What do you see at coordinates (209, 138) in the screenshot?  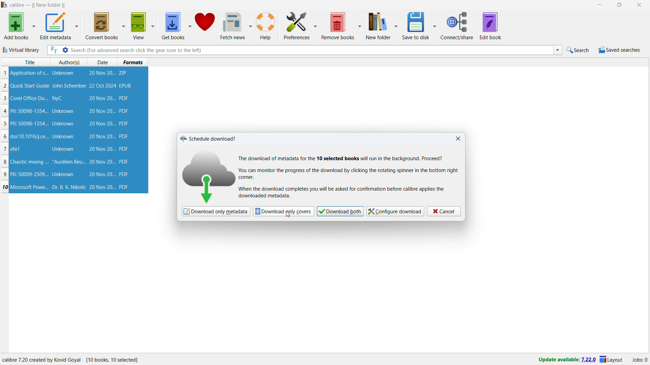 I see `schedule download?` at bounding box center [209, 138].